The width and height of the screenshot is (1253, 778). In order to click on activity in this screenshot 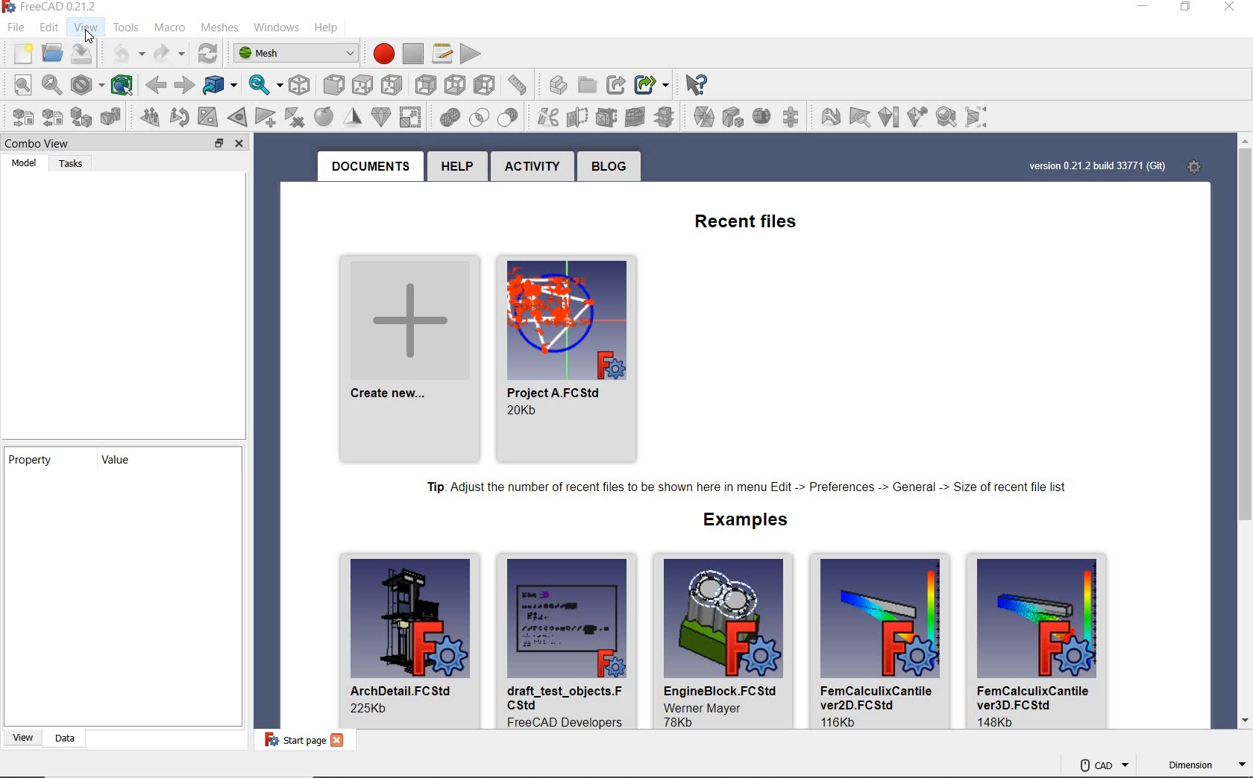, I will do `click(534, 167)`.